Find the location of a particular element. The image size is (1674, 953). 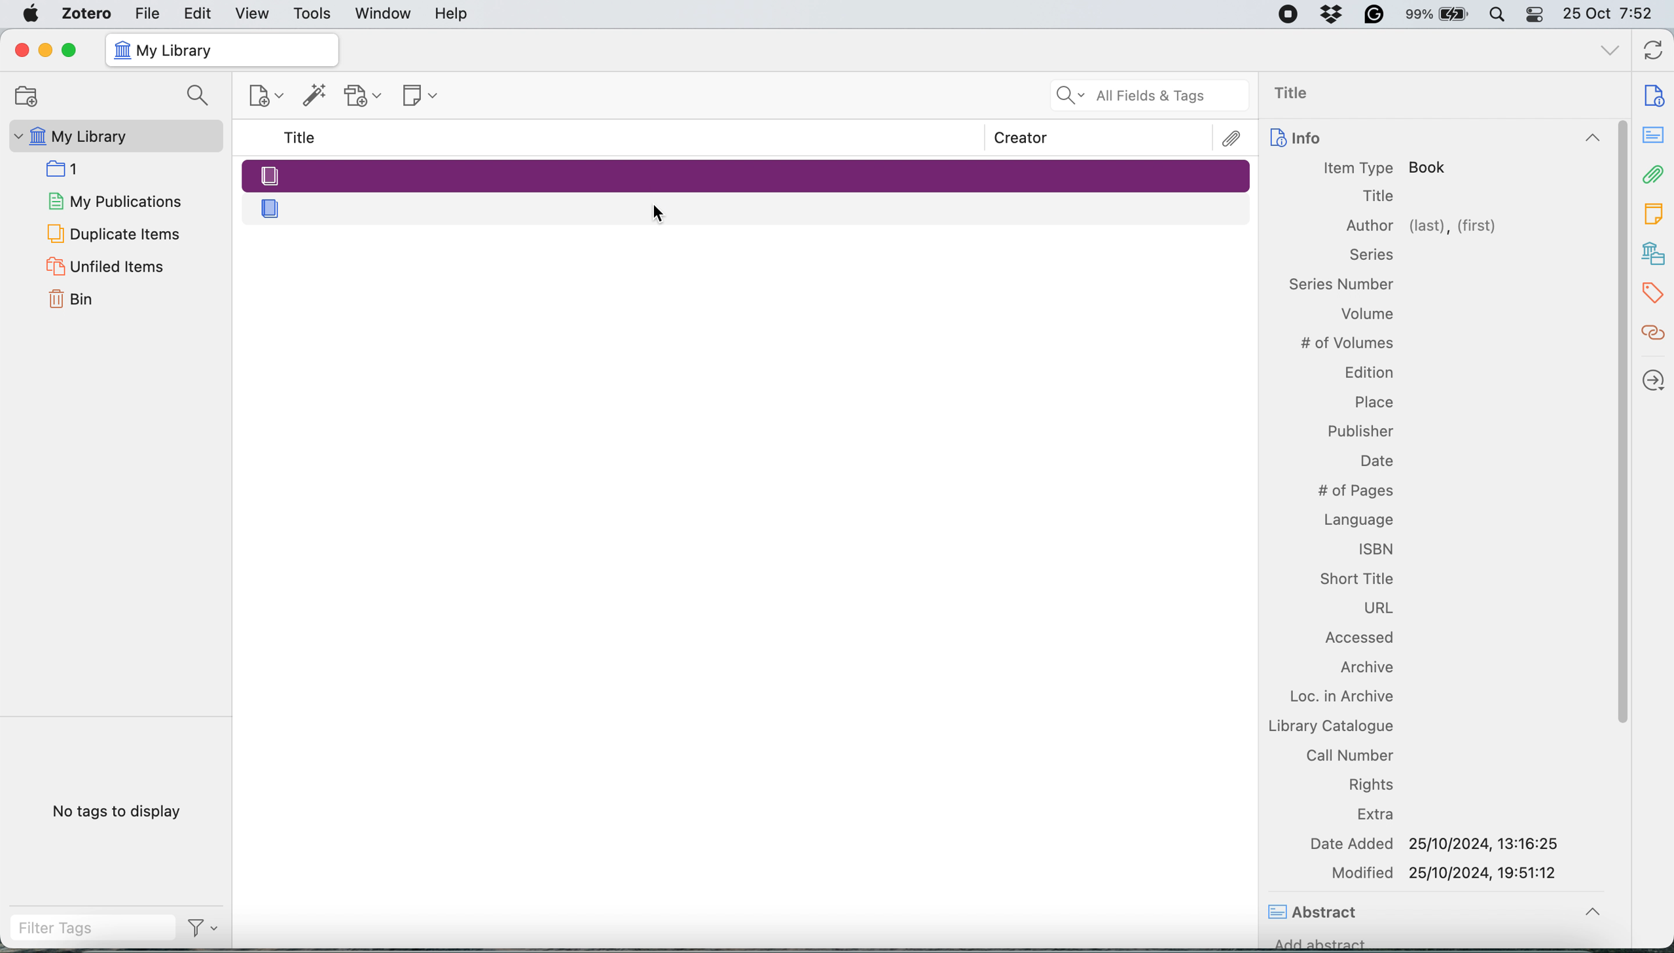

Notes is located at coordinates (1655, 210).